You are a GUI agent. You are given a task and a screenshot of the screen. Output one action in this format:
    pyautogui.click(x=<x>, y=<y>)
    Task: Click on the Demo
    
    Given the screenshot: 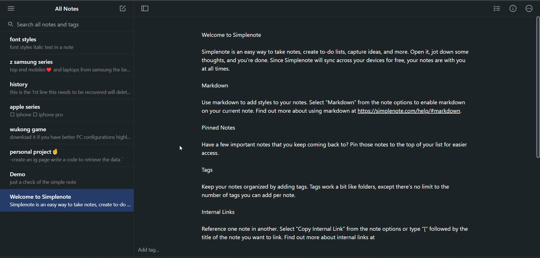 What is the action you would take?
    pyautogui.click(x=18, y=173)
    